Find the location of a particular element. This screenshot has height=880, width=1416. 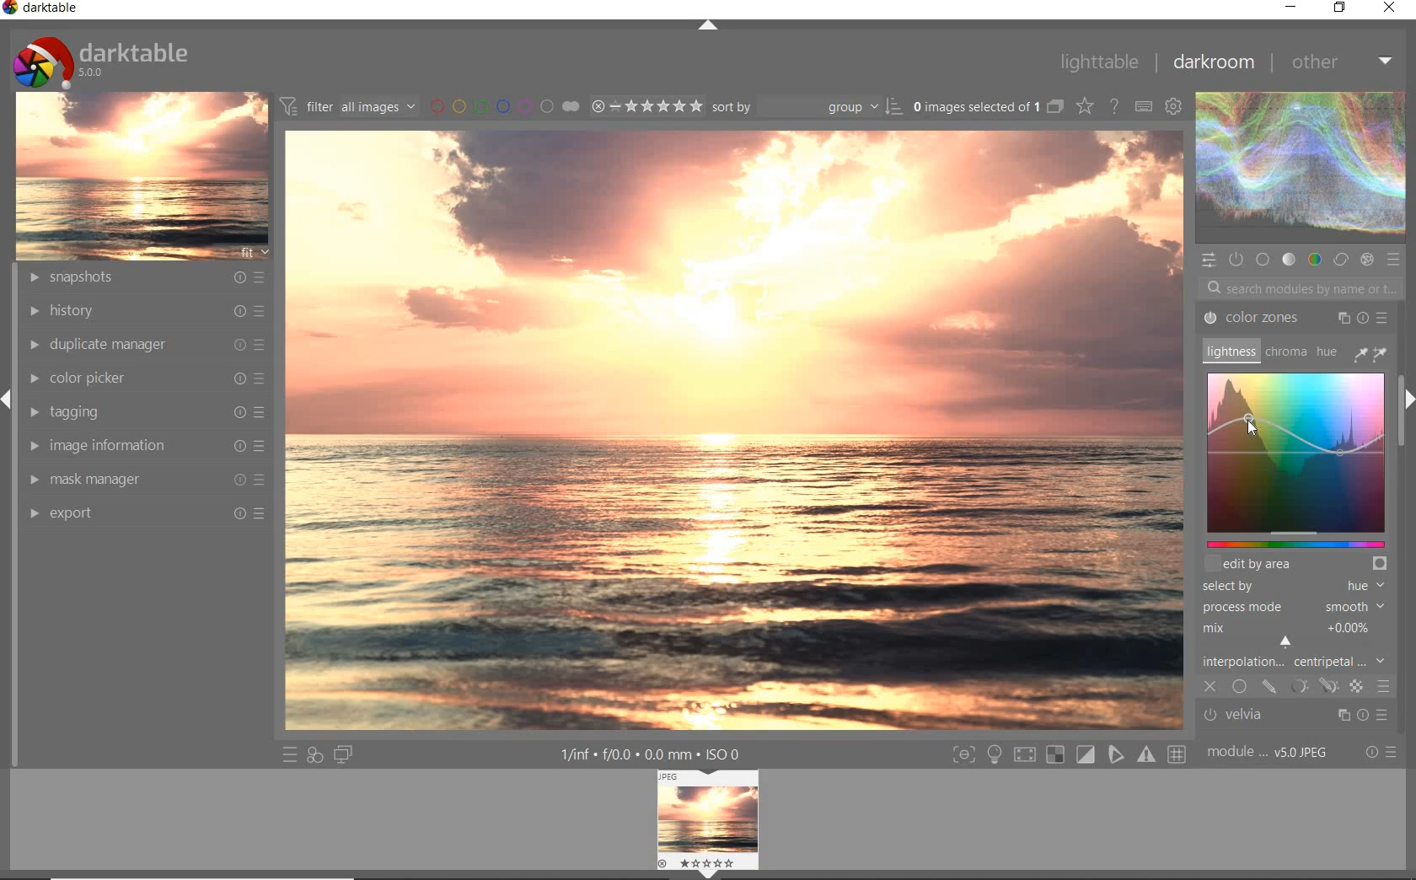

LIGHTNESS is located at coordinates (1229, 351).